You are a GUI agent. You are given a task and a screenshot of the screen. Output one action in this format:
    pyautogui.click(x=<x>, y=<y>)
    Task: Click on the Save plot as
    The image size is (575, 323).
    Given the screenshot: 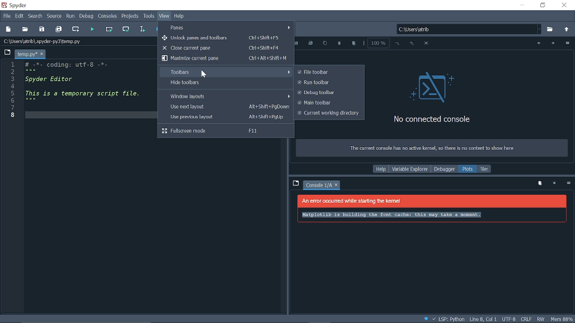 What is the action you would take?
    pyautogui.click(x=297, y=44)
    